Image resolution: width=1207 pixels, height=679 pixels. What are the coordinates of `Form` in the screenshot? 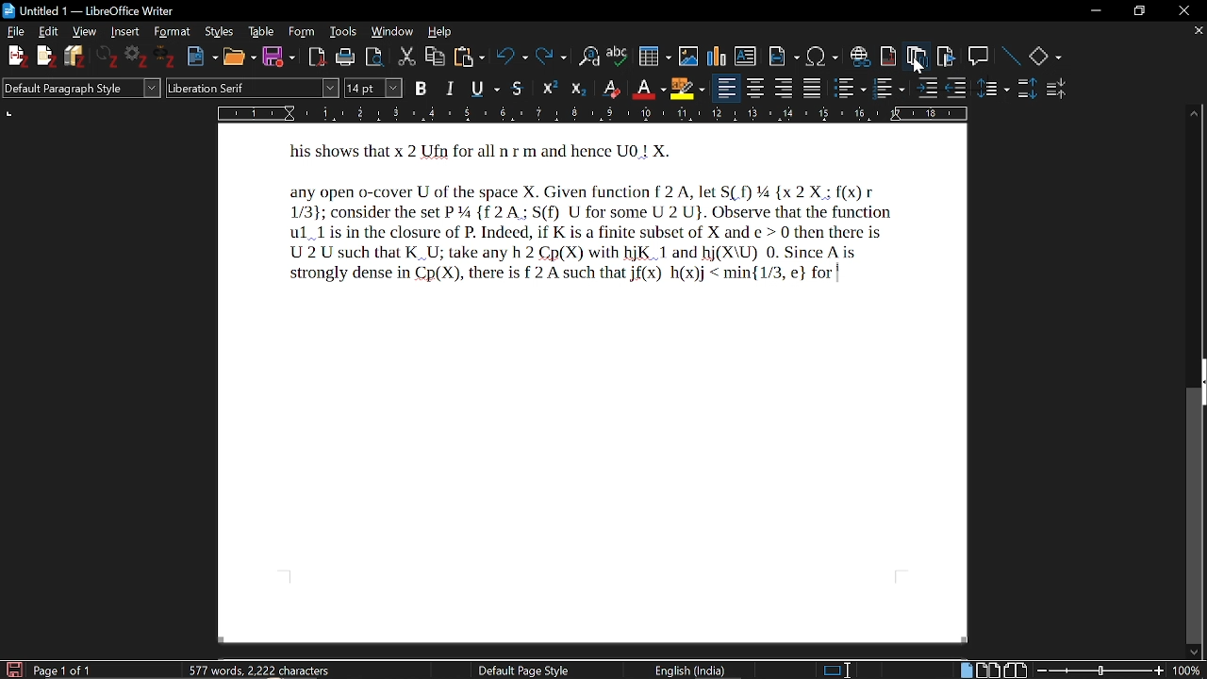 It's located at (301, 32).